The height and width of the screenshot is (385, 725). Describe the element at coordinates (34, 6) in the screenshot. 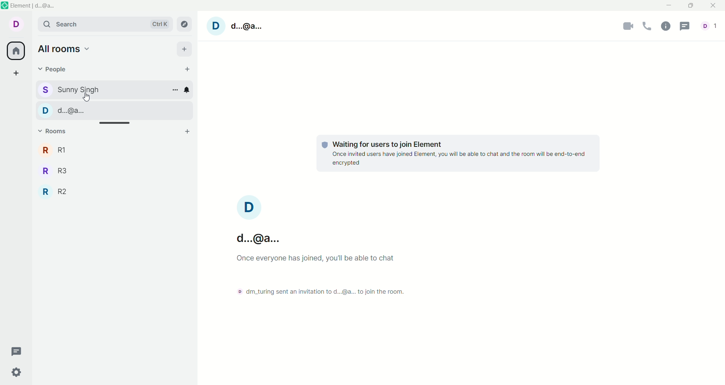

I see `element` at that location.